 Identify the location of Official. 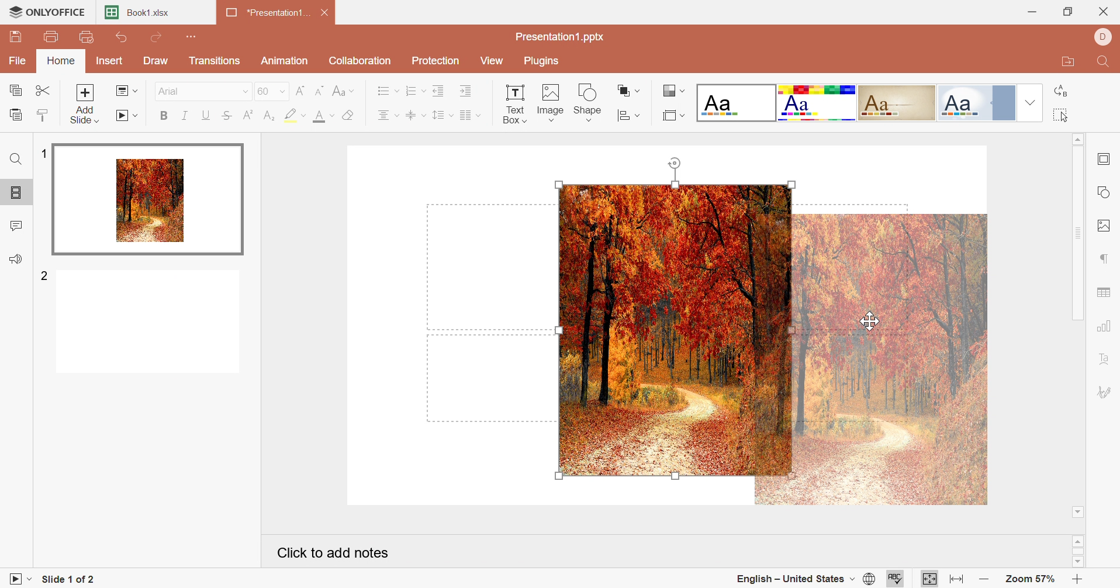
(976, 103).